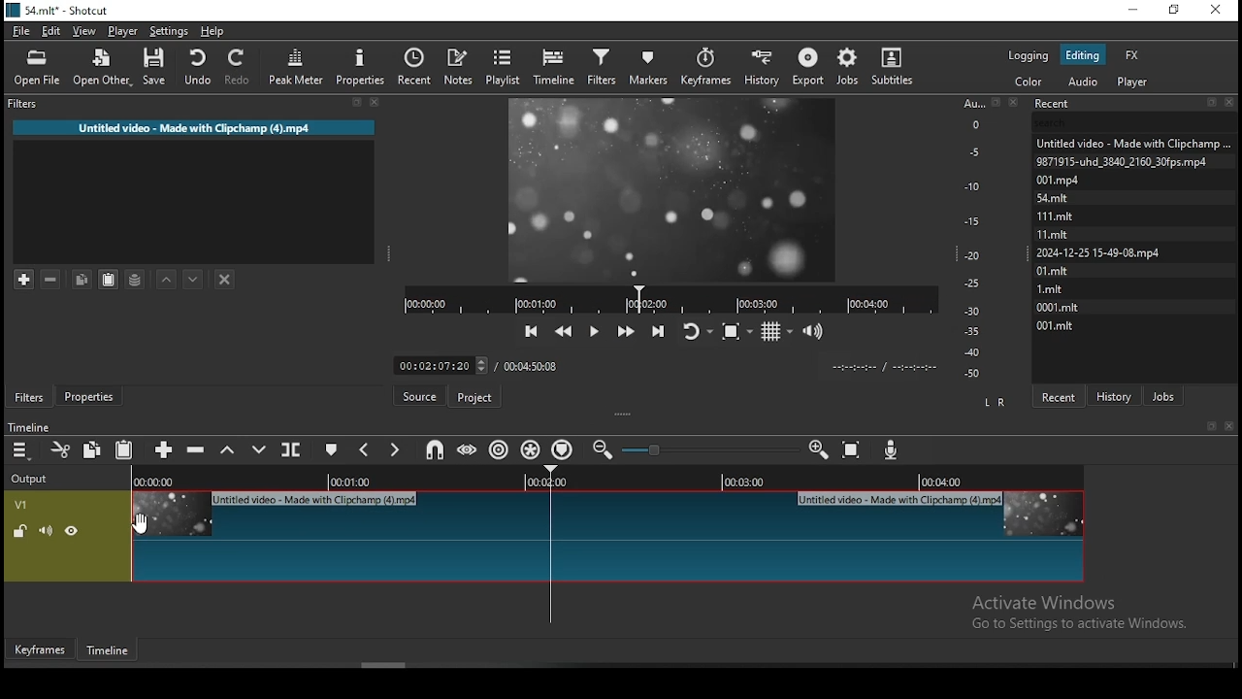  What do you see at coordinates (818, 452) in the screenshot?
I see `zoom timeline out` at bounding box center [818, 452].